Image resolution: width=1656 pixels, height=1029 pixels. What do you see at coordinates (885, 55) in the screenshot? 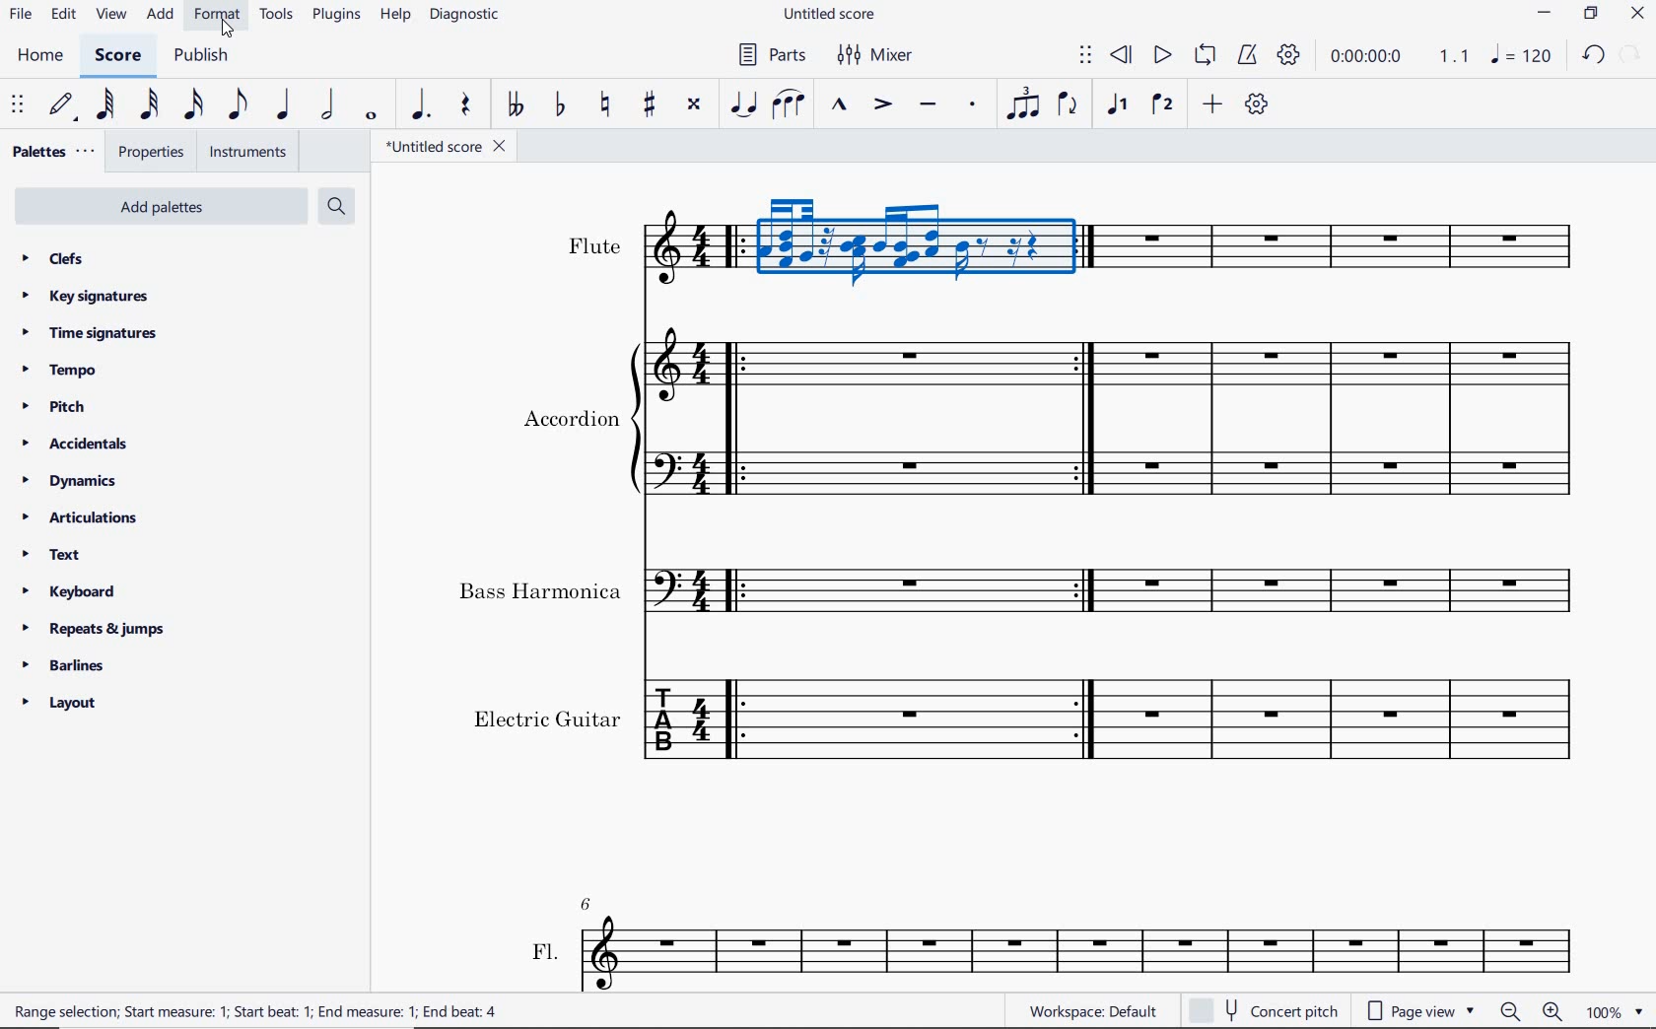
I see `mixer` at bounding box center [885, 55].